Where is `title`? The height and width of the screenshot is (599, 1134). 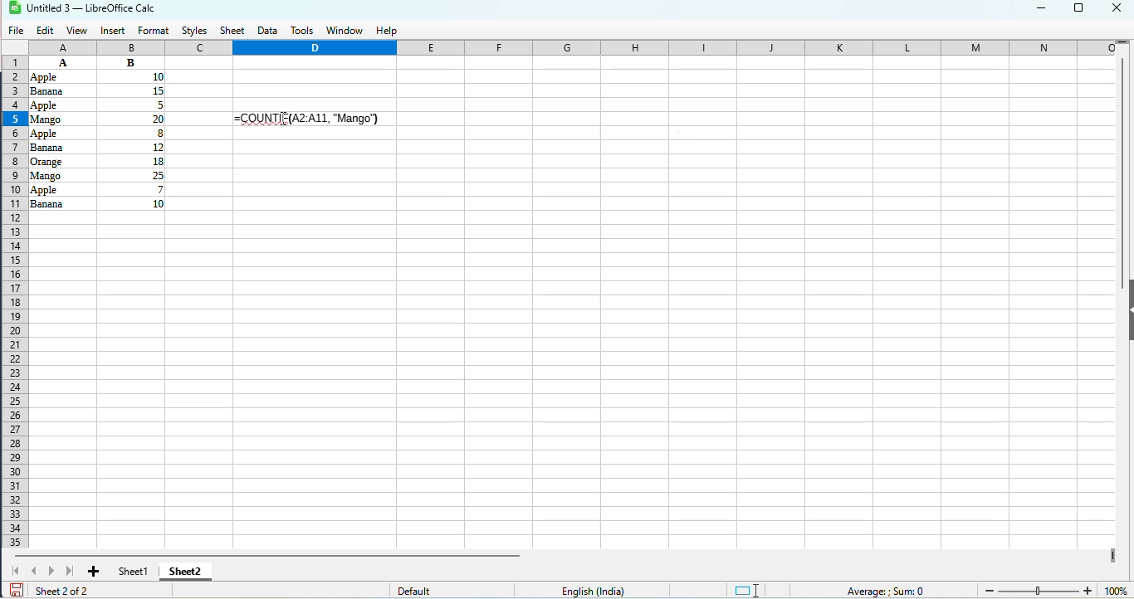
title is located at coordinates (92, 8).